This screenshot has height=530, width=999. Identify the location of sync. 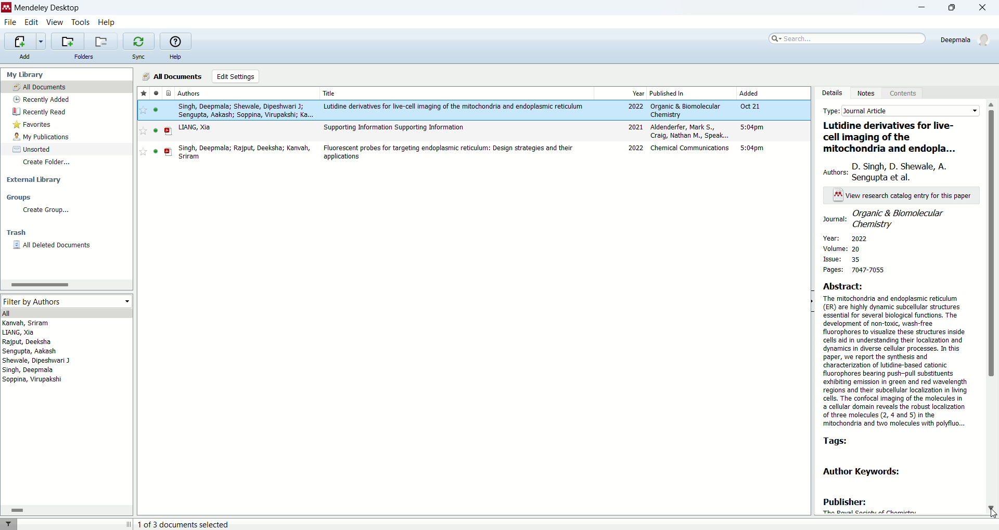
(138, 57).